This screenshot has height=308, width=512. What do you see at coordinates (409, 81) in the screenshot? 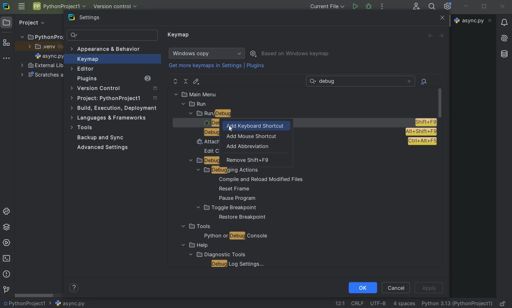
I see `close` at bounding box center [409, 81].